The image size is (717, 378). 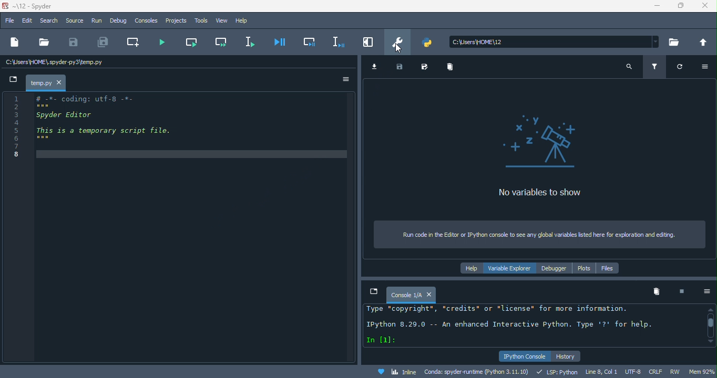 I want to click on crlf, so click(x=658, y=371).